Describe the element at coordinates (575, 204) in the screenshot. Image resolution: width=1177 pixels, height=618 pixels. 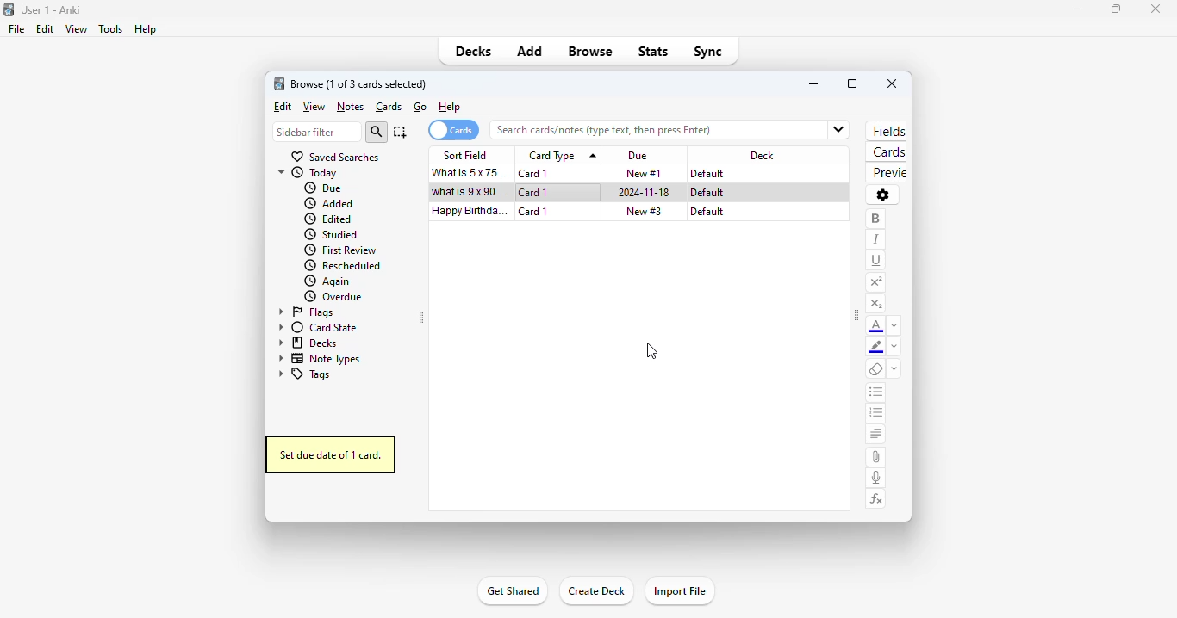
I see `cursor` at that location.